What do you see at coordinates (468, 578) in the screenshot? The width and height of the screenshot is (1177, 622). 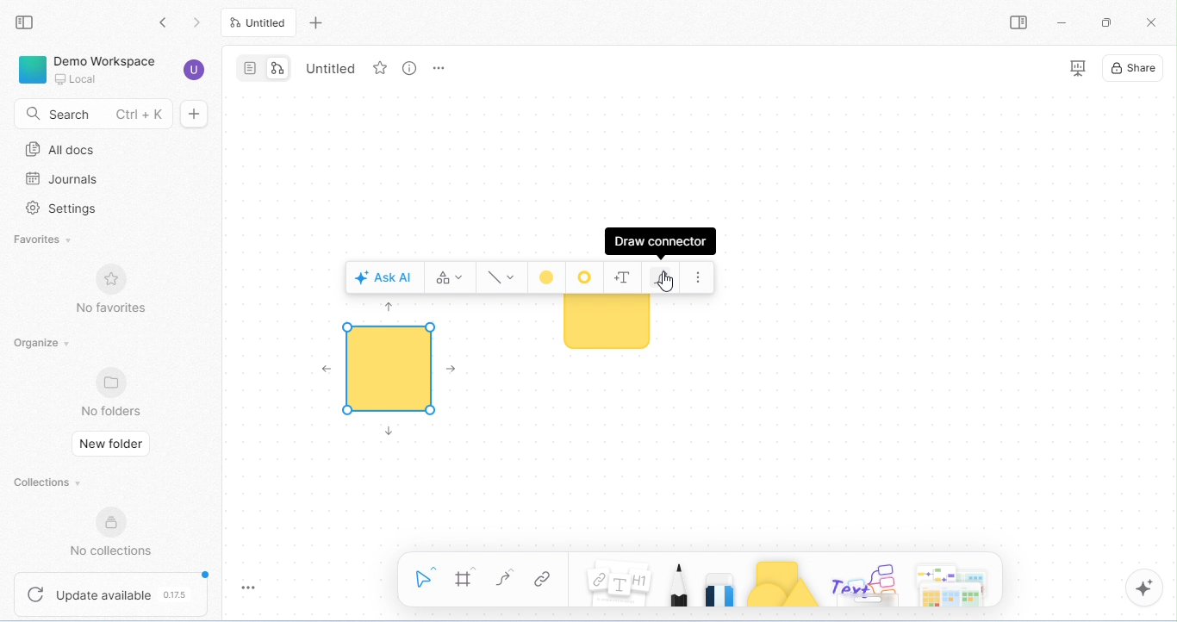 I see `frame` at bounding box center [468, 578].